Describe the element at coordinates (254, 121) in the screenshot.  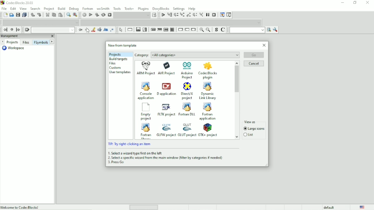
I see `View as` at that location.